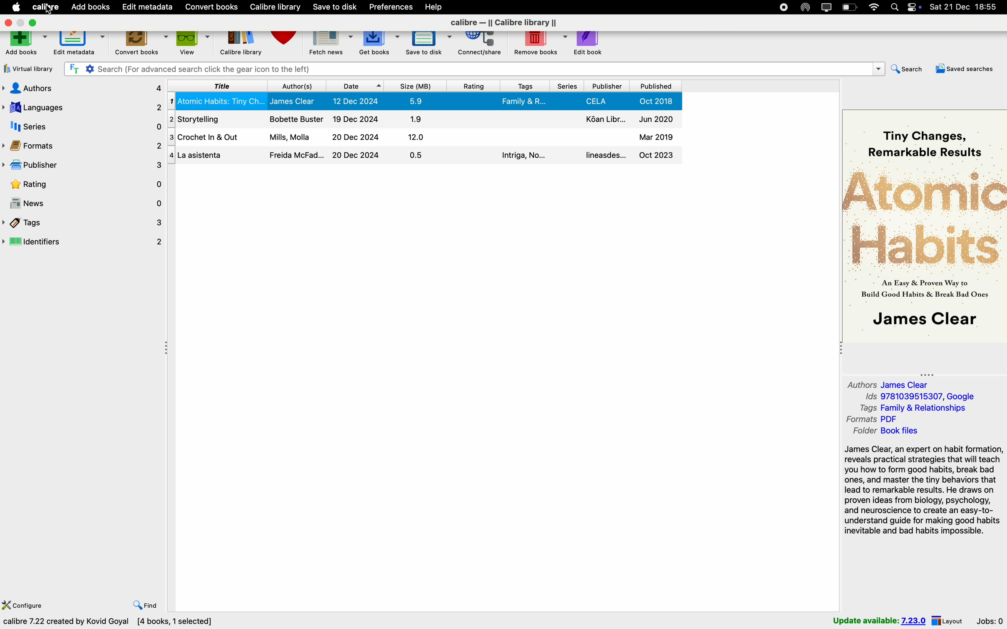 This screenshot has height=629, width=1007. I want to click on preferences, so click(392, 7).